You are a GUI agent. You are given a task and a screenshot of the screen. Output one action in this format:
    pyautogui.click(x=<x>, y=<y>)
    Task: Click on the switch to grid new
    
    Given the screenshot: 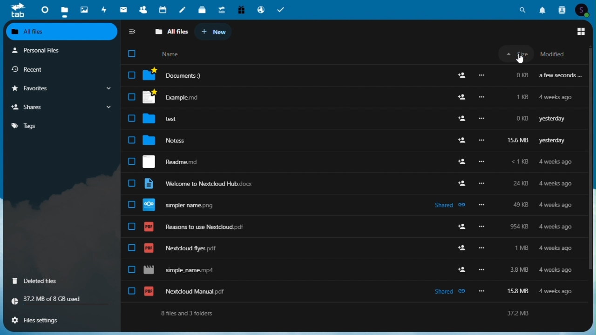 What is the action you would take?
    pyautogui.click(x=582, y=32)
    